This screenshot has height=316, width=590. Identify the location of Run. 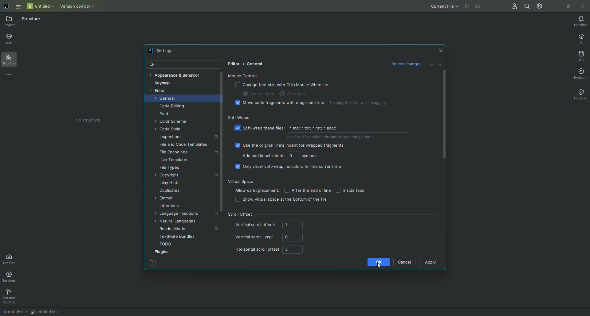
(466, 6).